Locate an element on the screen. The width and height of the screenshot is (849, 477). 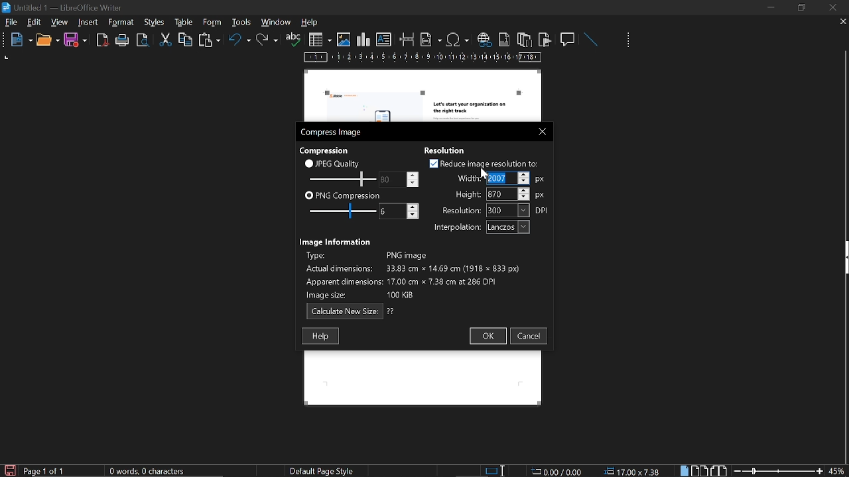
insert comment is located at coordinates (568, 38).